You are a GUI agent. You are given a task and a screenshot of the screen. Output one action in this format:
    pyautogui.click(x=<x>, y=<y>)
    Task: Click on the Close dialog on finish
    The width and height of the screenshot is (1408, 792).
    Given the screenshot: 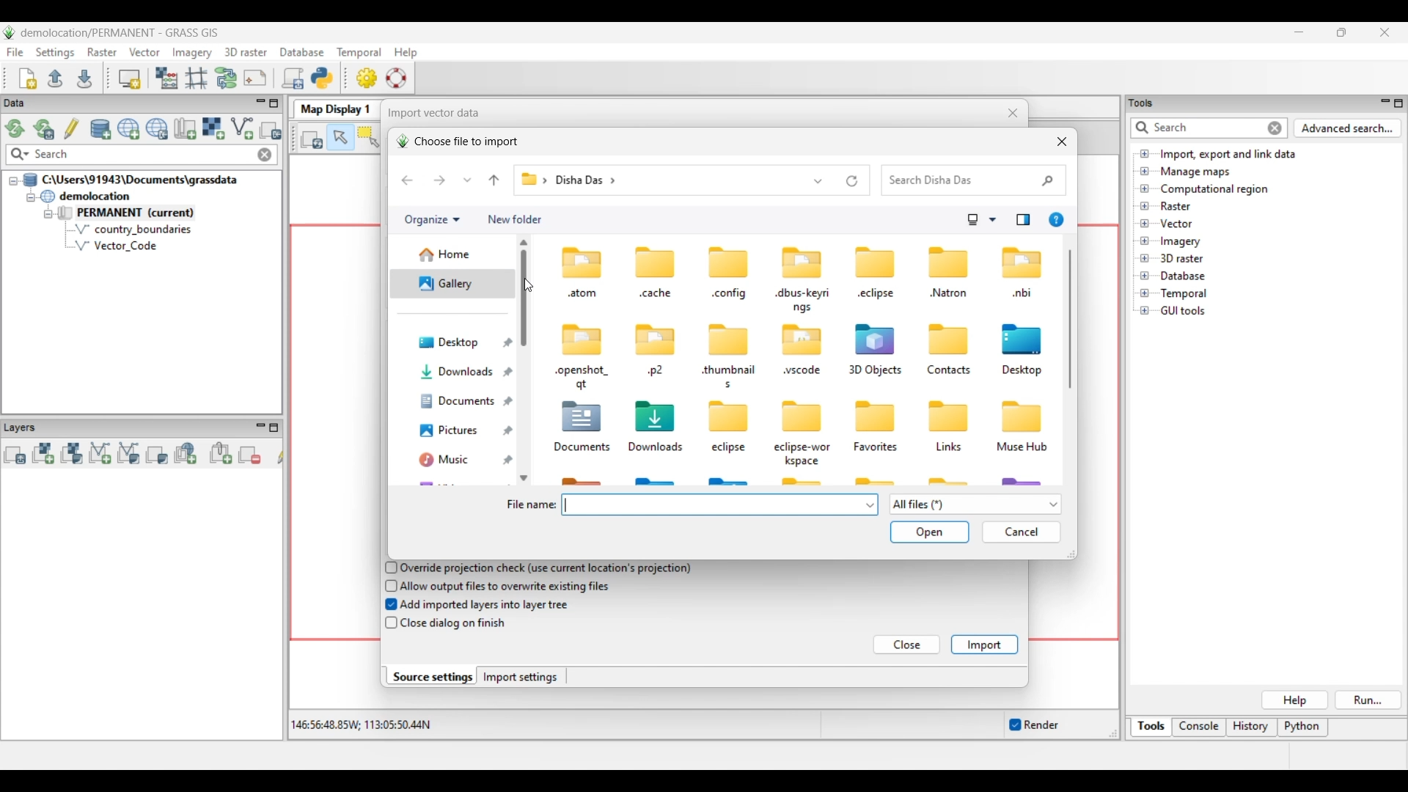 What is the action you would take?
    pyautogui.click(x=455, y=624)
    